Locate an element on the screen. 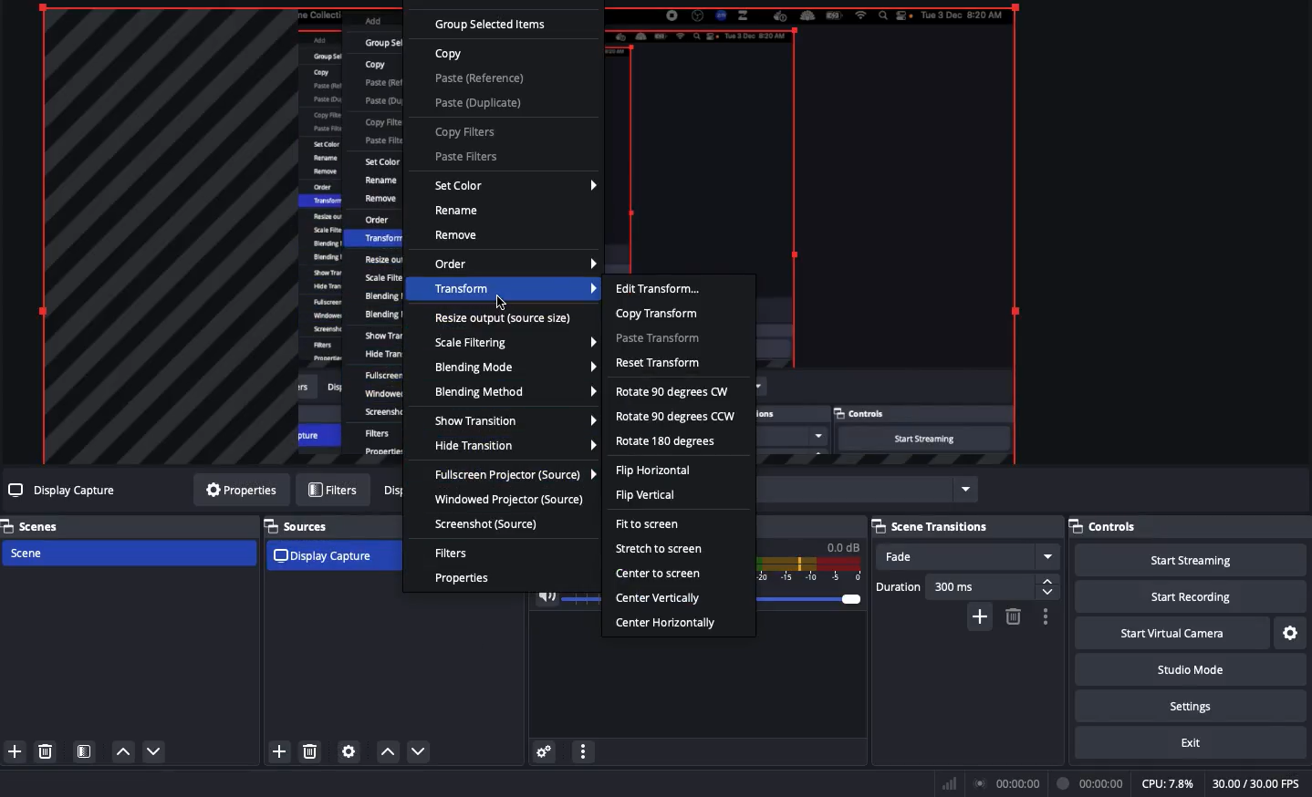  Center vertically is located at coordinates (660, 599).